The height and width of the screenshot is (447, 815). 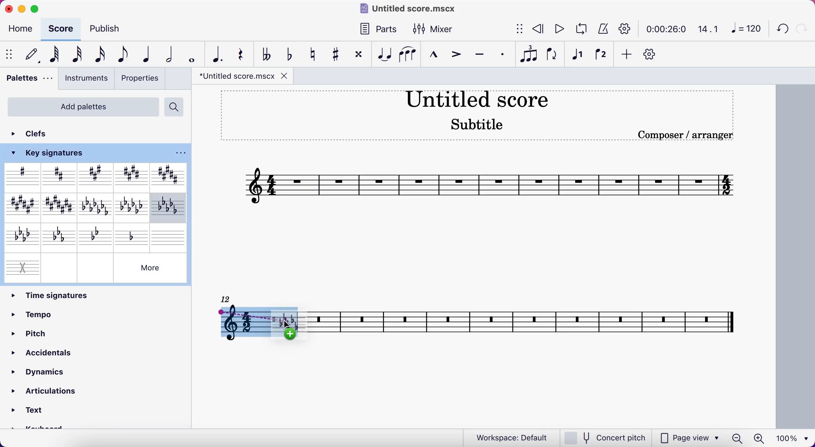 What do you see at coordinates (745, 28) in the screenshot?
I see `120` at bounding box center [745, 28].